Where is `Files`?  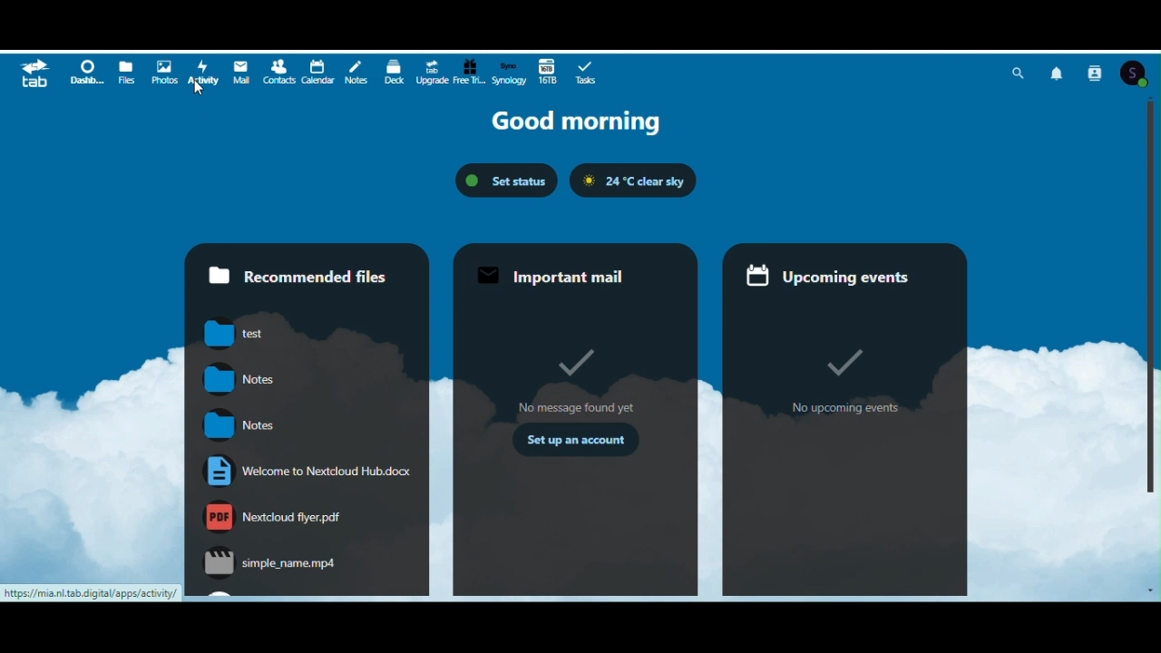
Files is located at coordinates (126, 73).